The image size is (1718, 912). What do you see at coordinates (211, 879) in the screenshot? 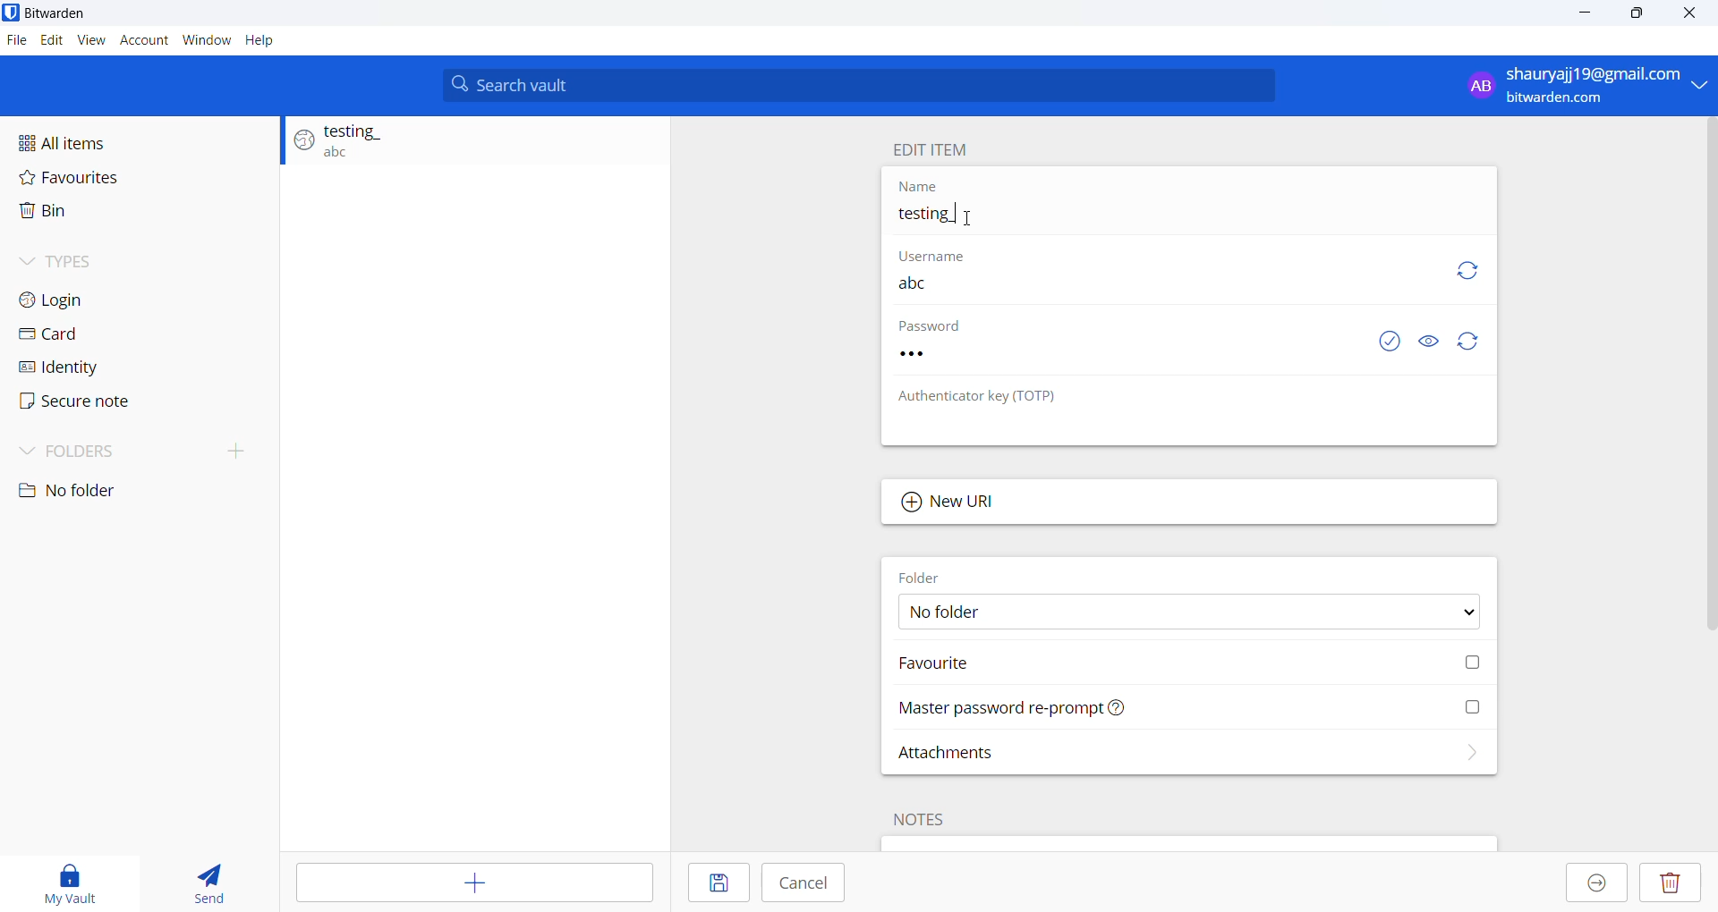
I see `send` at bounding box center [211, 879].